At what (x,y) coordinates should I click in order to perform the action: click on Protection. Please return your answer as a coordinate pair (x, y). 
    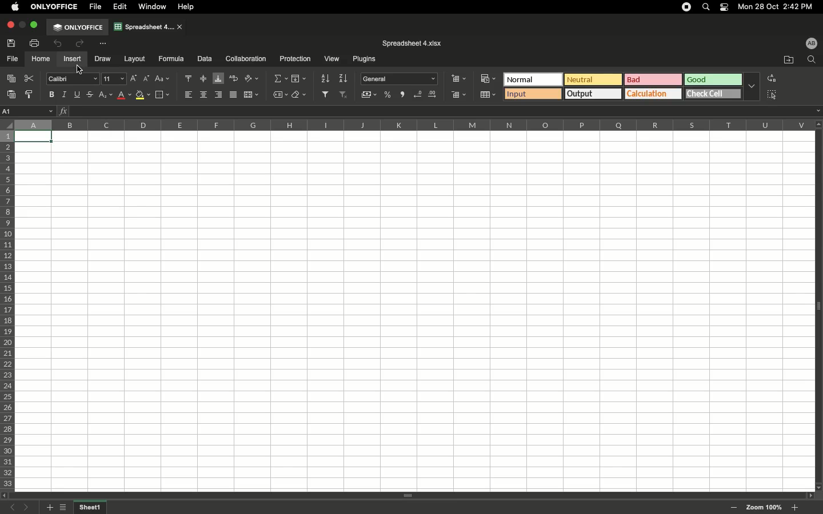
    Looking at the image, I should click on (293, 58).